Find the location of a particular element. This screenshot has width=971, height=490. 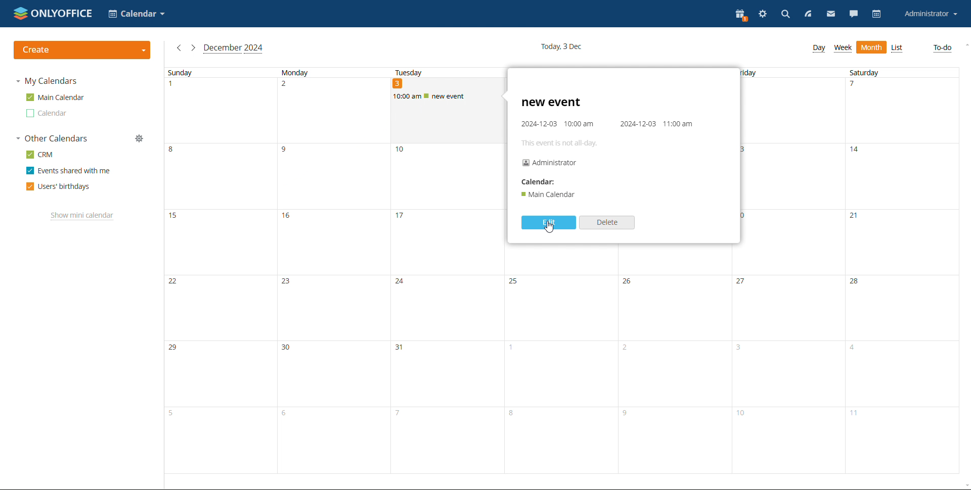

2 is located at coordinates (674, 373).